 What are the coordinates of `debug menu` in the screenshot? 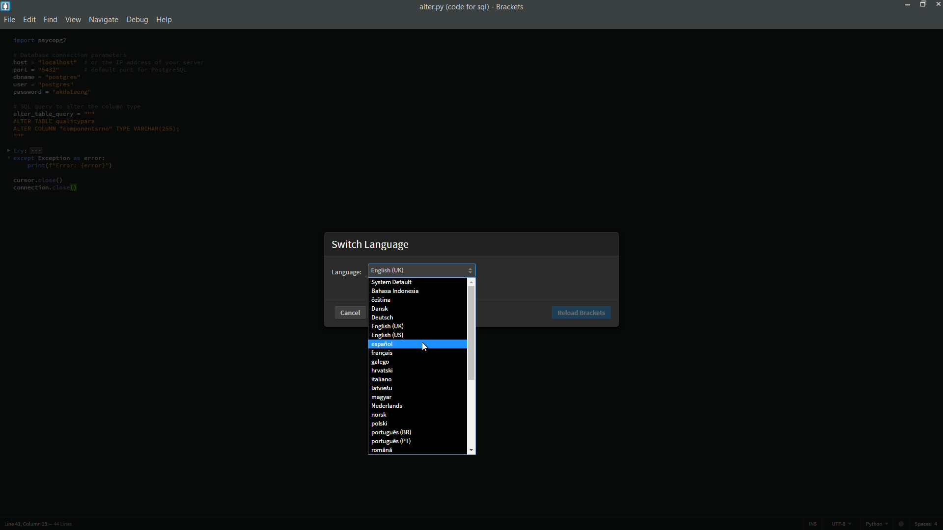 It's located at (135, 20).